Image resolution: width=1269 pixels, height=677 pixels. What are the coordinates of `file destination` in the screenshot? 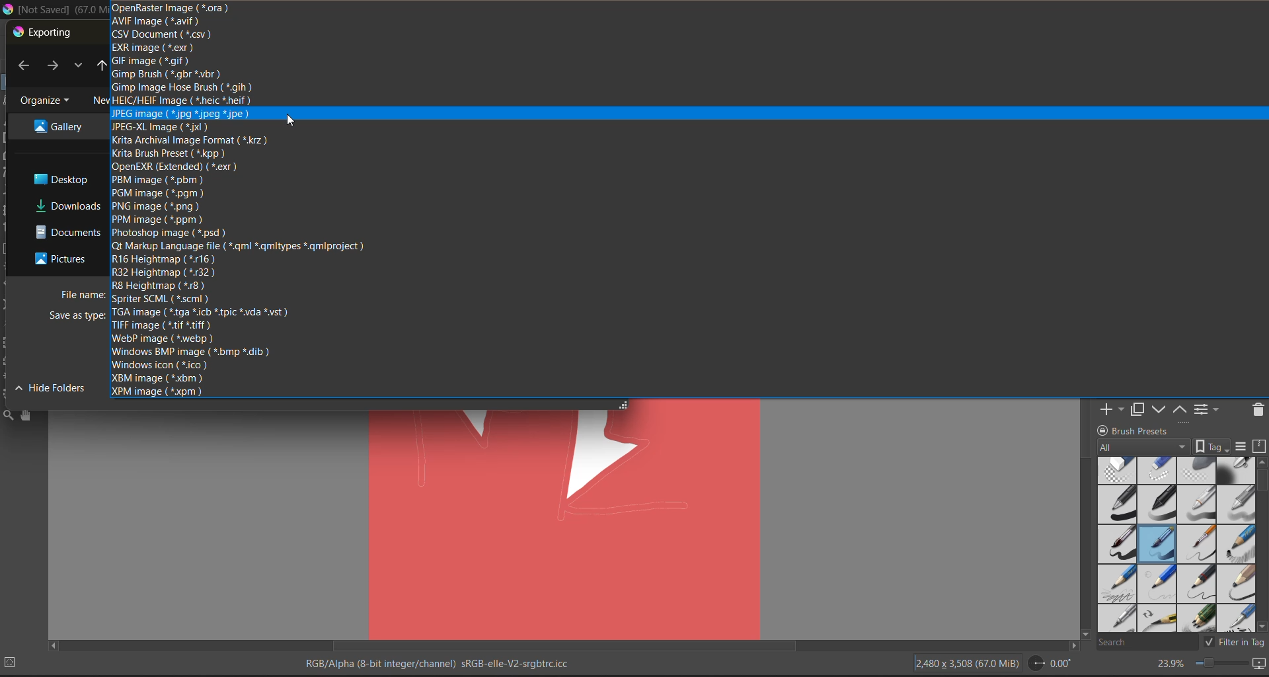 It's located at (63, 179).